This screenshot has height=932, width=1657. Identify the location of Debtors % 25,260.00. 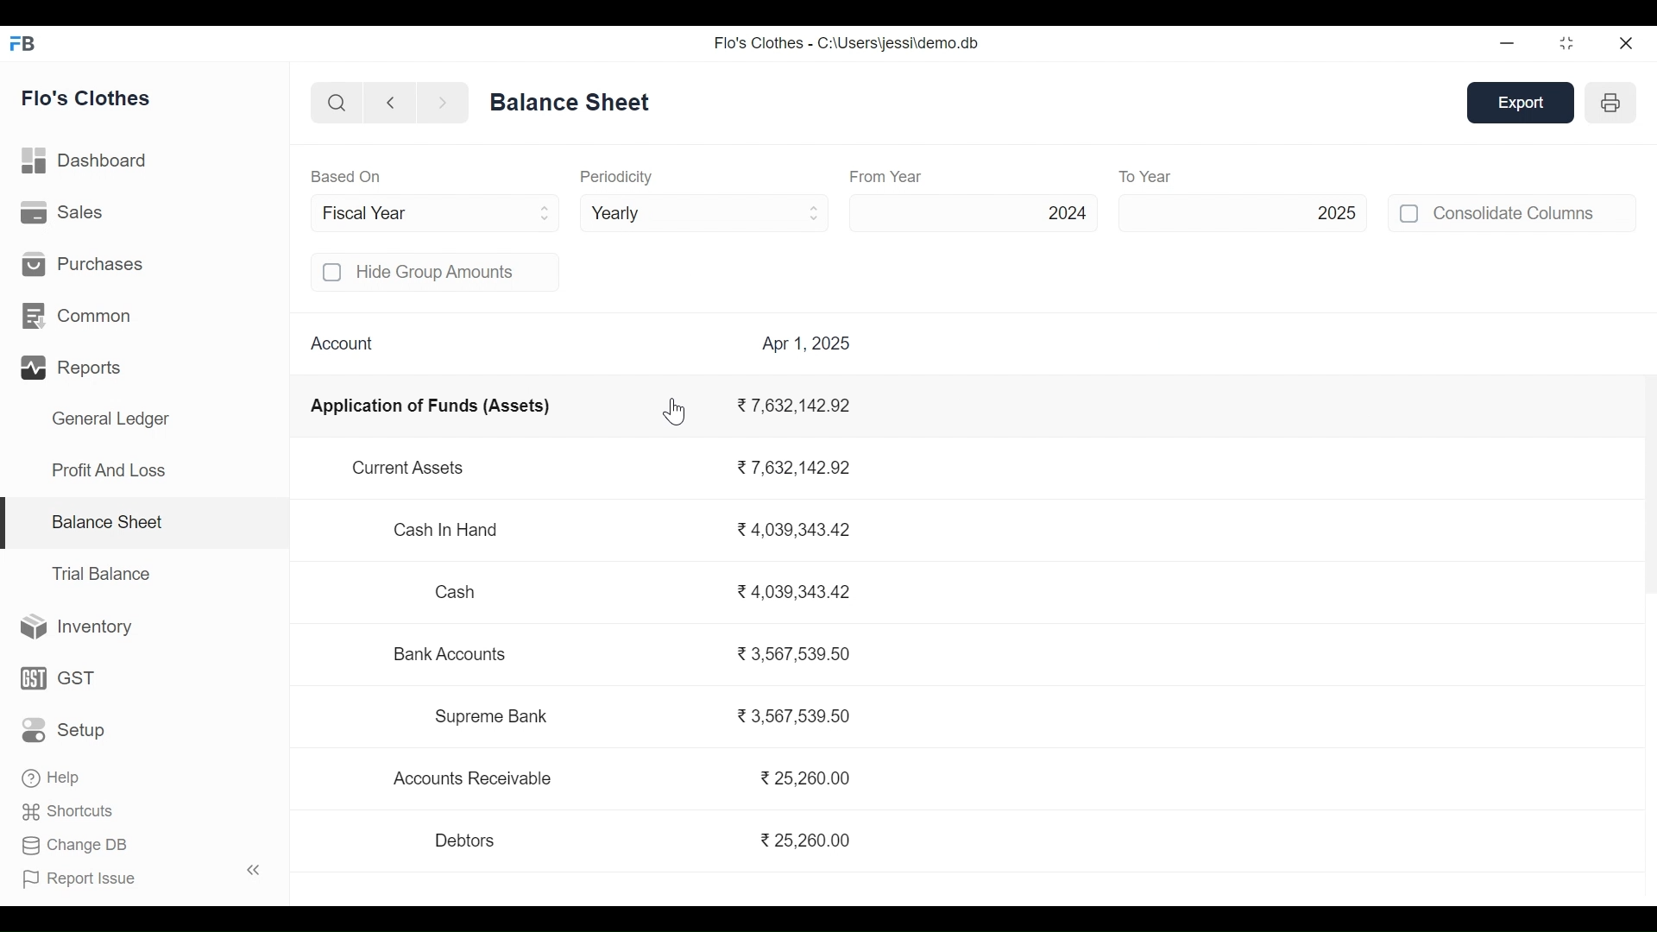
(639, 841).